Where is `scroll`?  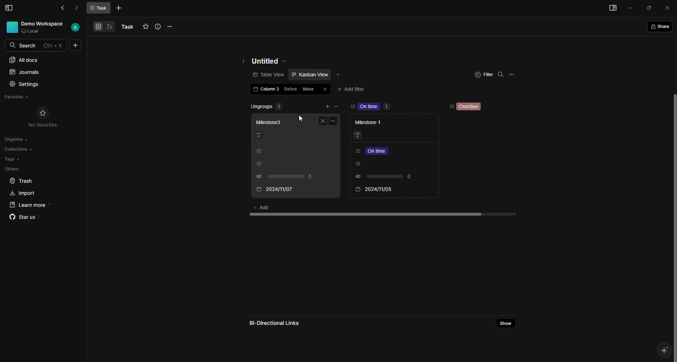
scroll is located at coordinates (384, 214).